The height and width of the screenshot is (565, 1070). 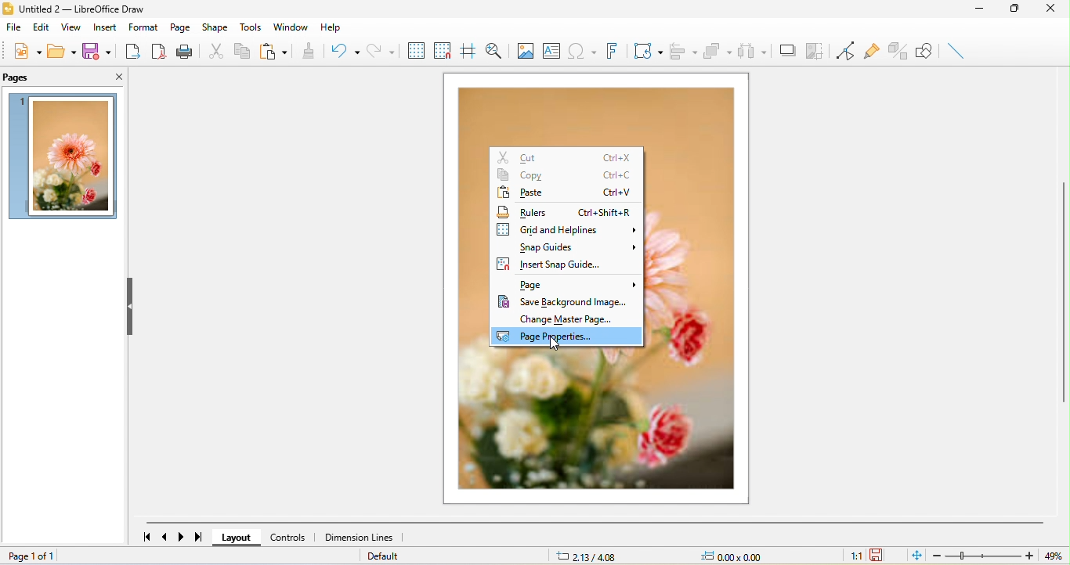 I want to click on paste, so click(x=273, y=51).